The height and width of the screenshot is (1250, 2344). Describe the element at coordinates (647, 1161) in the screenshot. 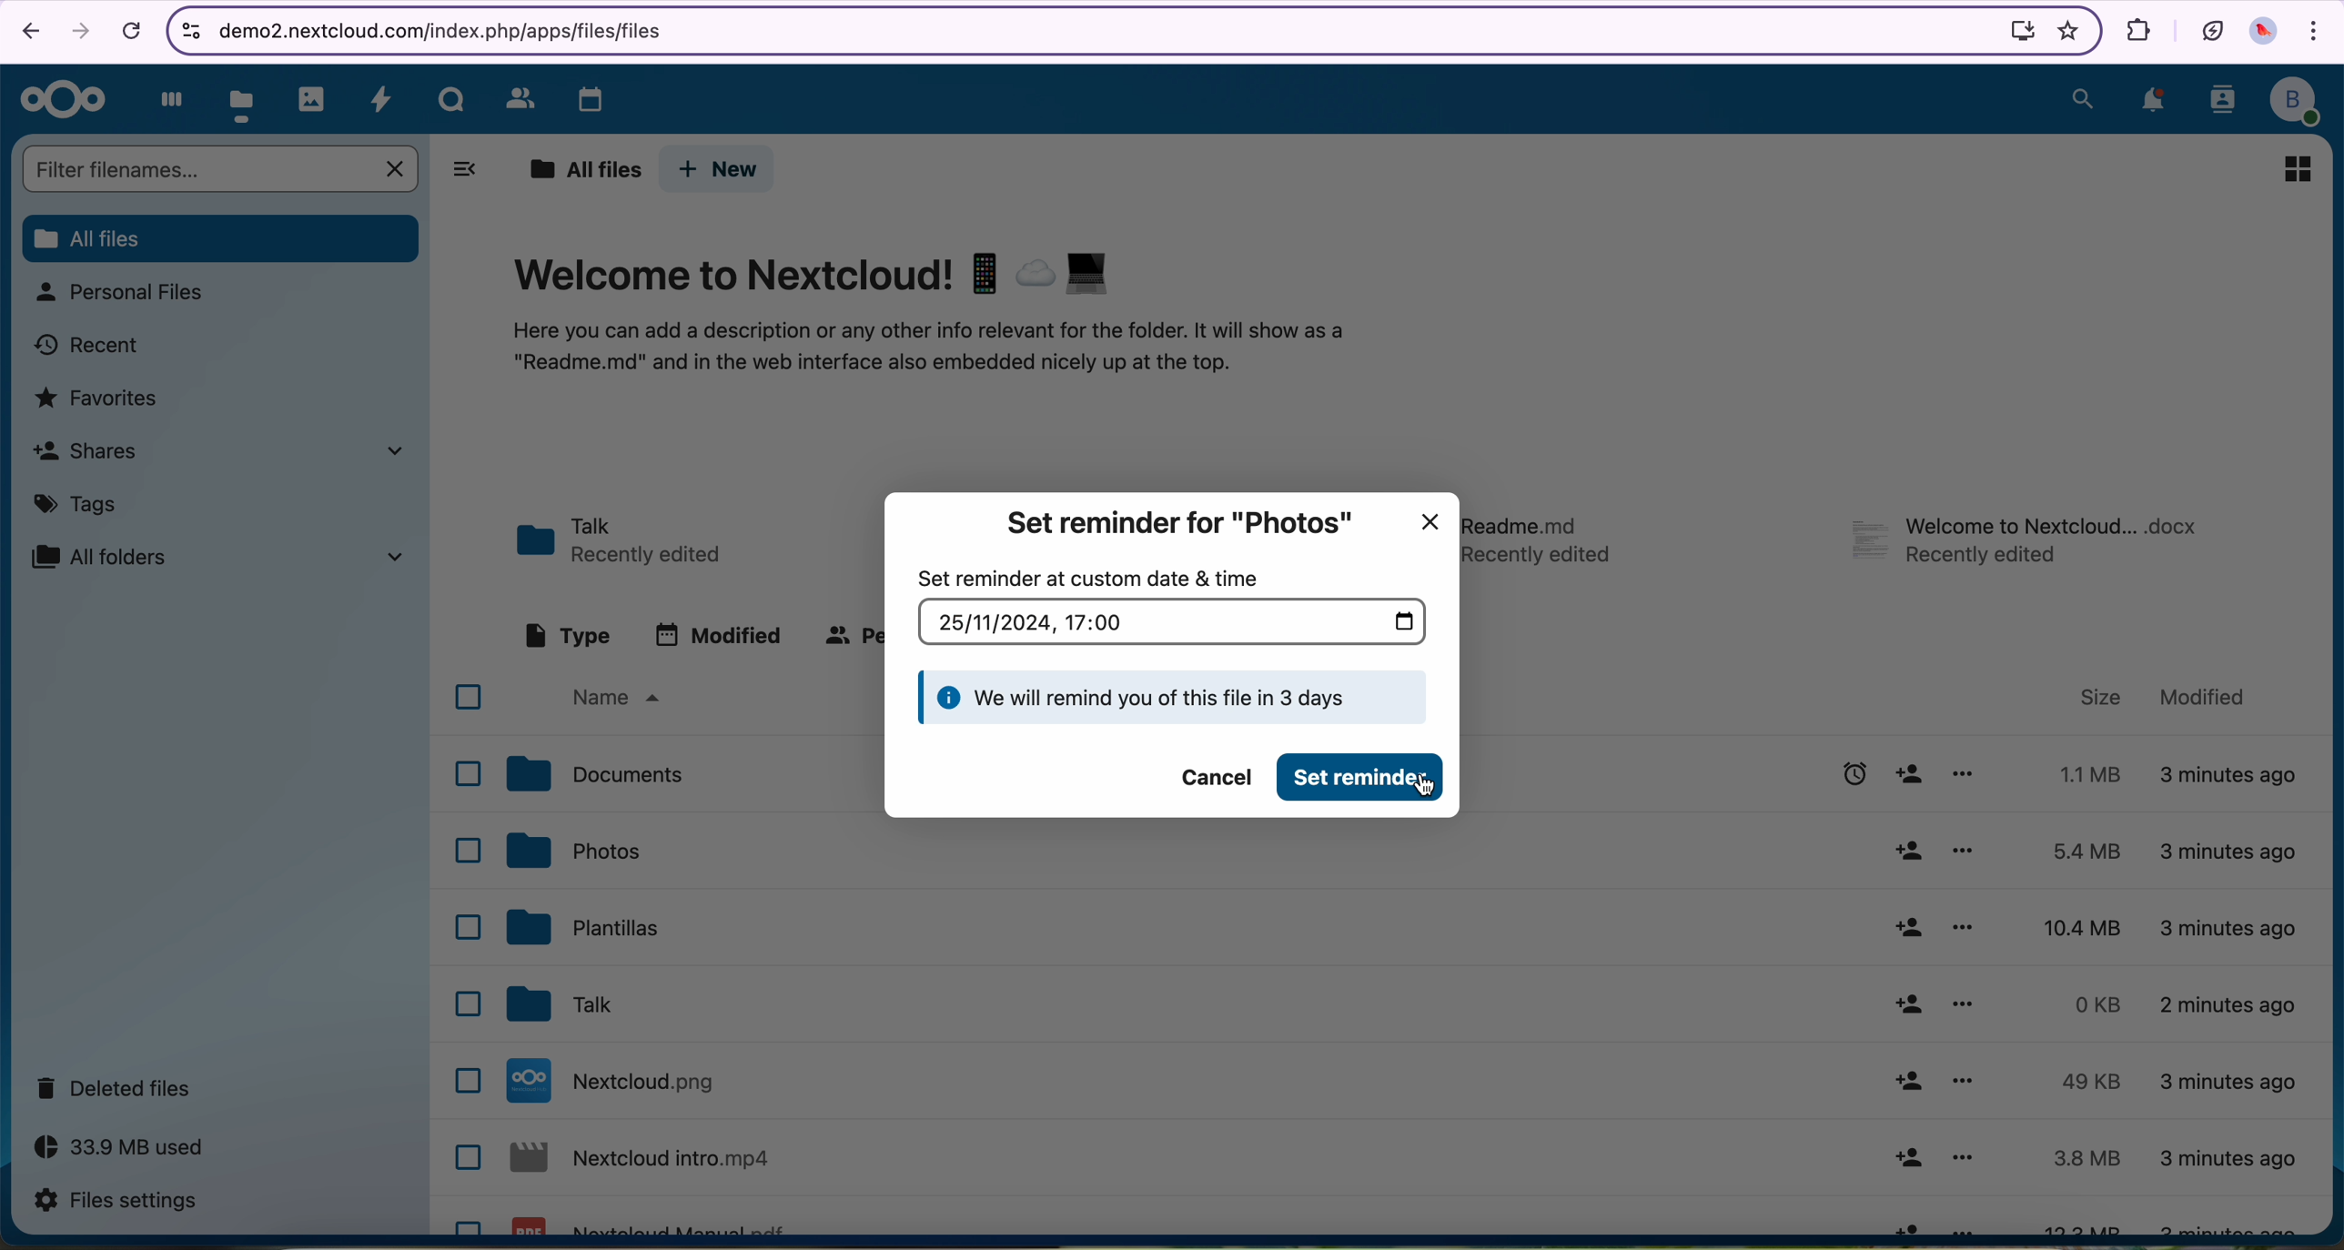

I see `Nextcloud file` at that location.